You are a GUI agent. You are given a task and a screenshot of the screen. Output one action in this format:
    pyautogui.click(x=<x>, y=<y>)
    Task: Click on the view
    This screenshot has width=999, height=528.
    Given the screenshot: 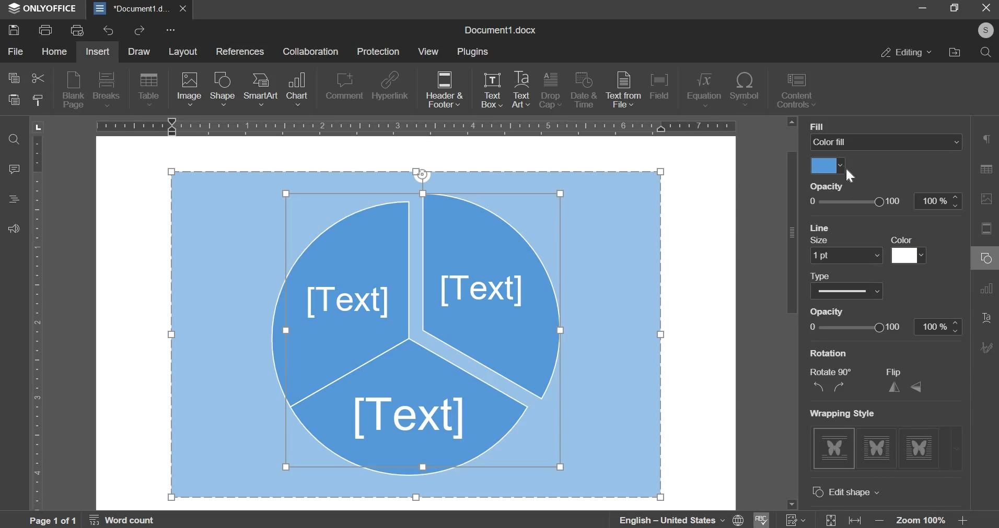 What is the action you would take?
    pyautogui.click(x=431, y=53)
    